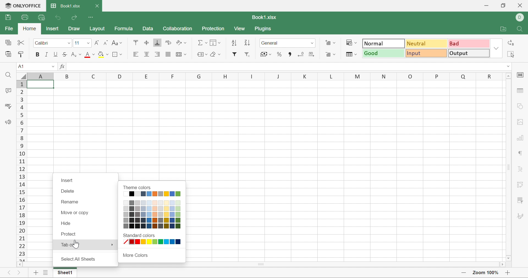  What do you see at coordinates (23, 146) in the screenshot?
I see `9` at bounding box center [23, 146].